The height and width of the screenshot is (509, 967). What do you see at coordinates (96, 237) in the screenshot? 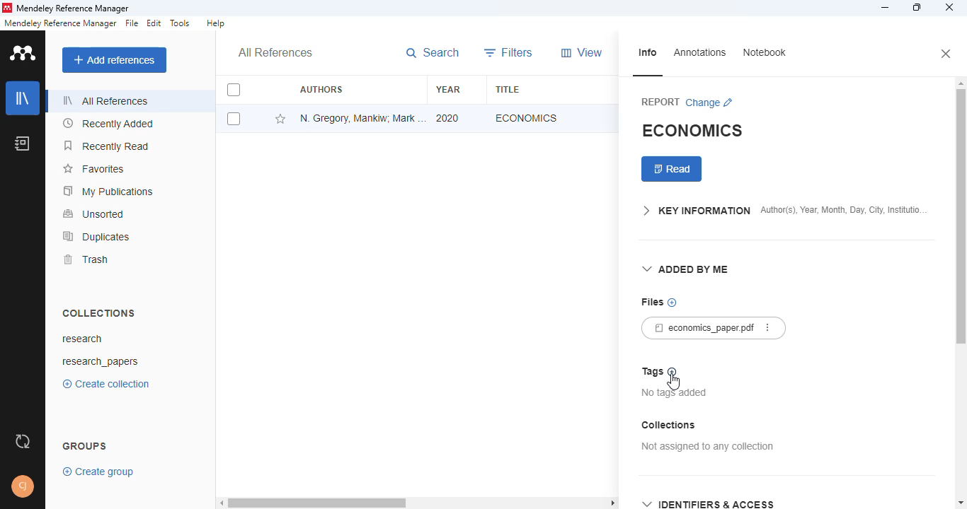
I see `duplicates` at bounding box center [96, 237].